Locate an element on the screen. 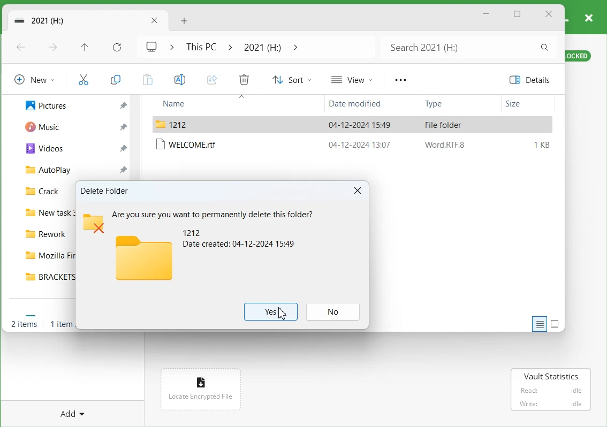 This screenshot has width=607, height=427. Rename is located at coordinates (179, 79).